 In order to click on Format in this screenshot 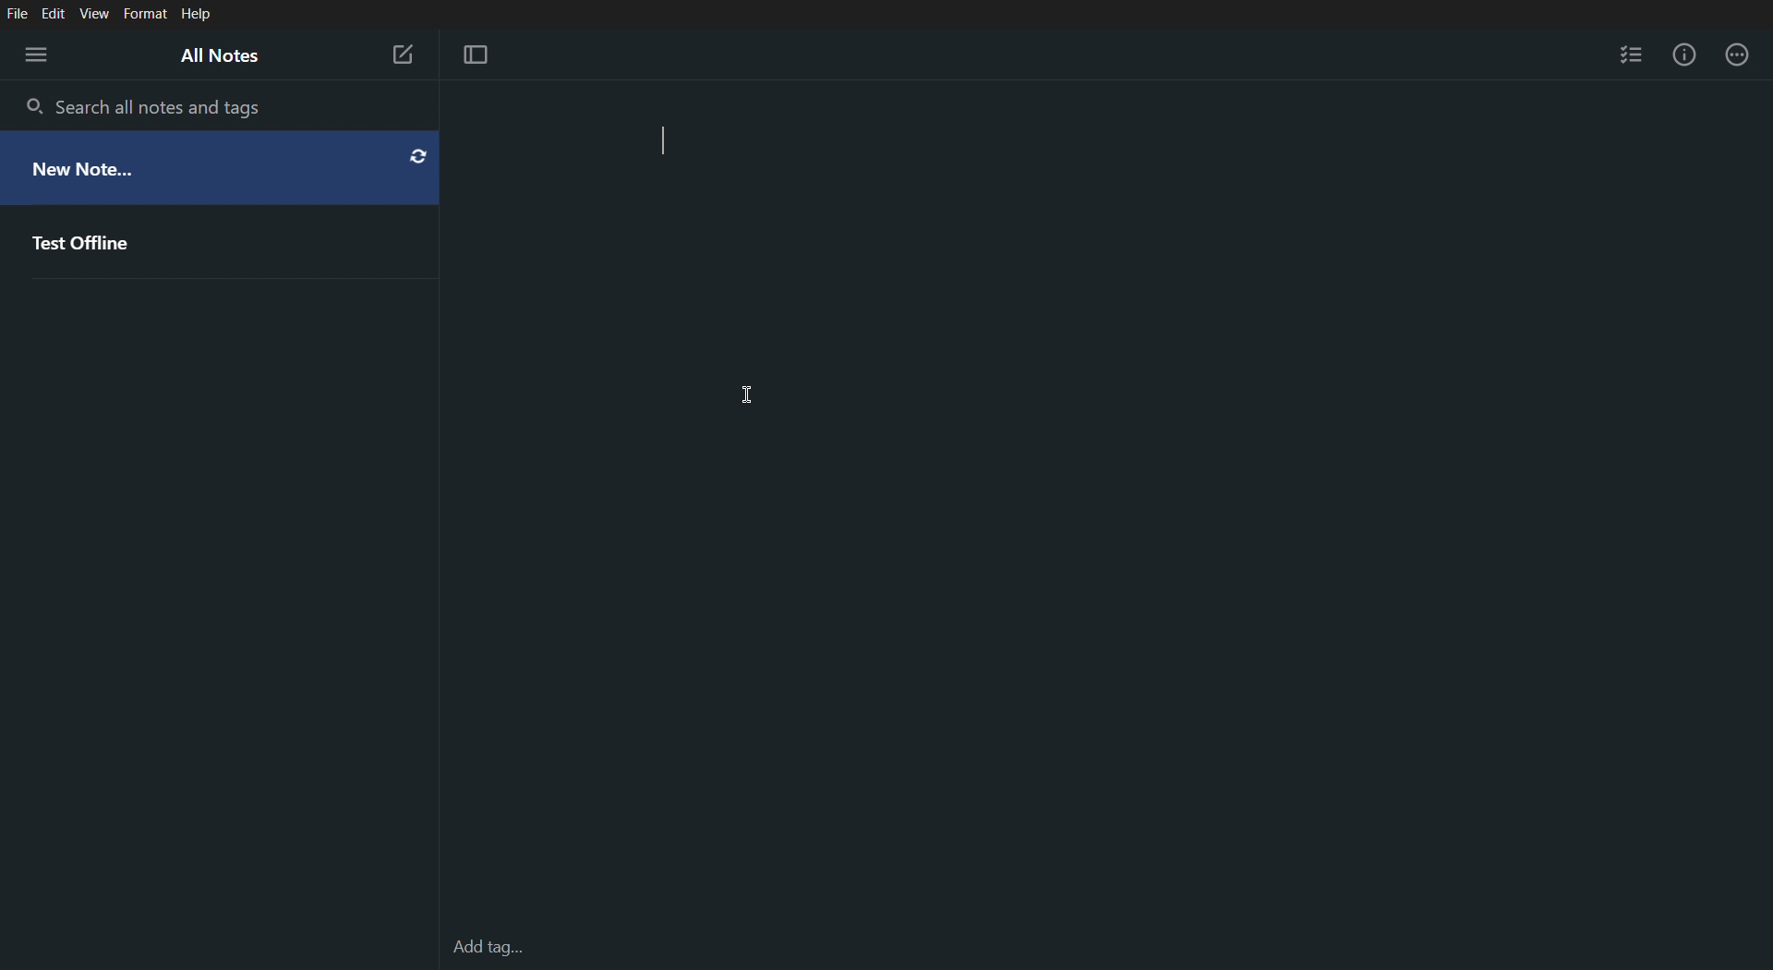, I will do `click(146, 12)`.